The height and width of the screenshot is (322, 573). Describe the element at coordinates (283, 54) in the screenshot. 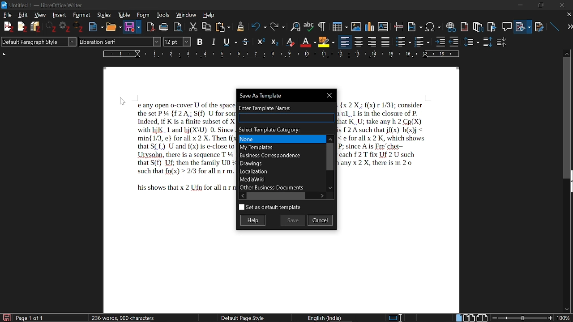

I see `Ruler` at that location.